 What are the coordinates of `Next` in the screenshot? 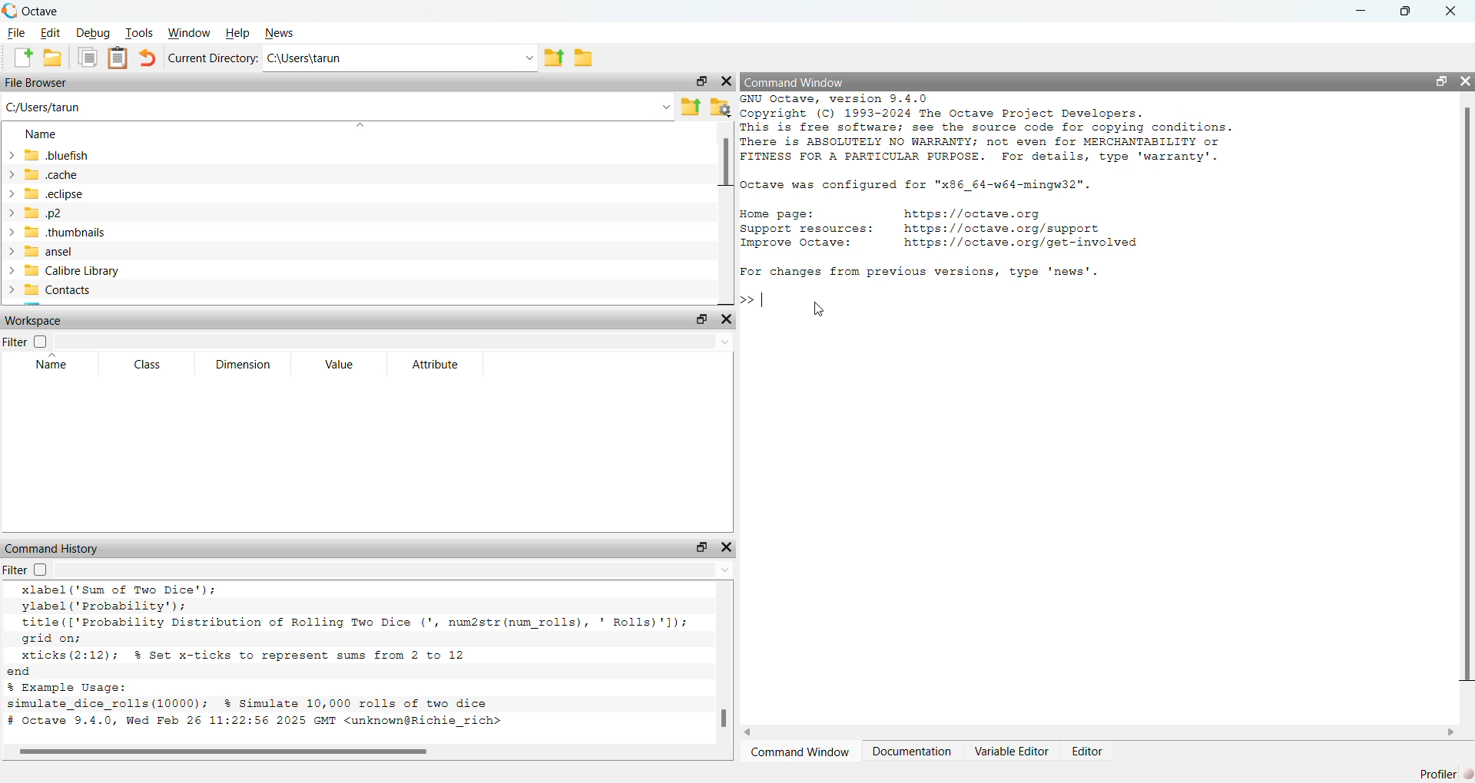 It's located at (1447, 733).